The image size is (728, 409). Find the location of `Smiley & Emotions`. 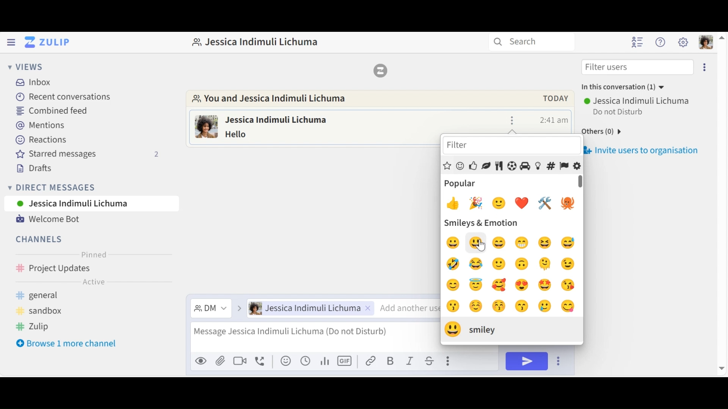

Smiley & Emotions is located at coordinates (481, 223).